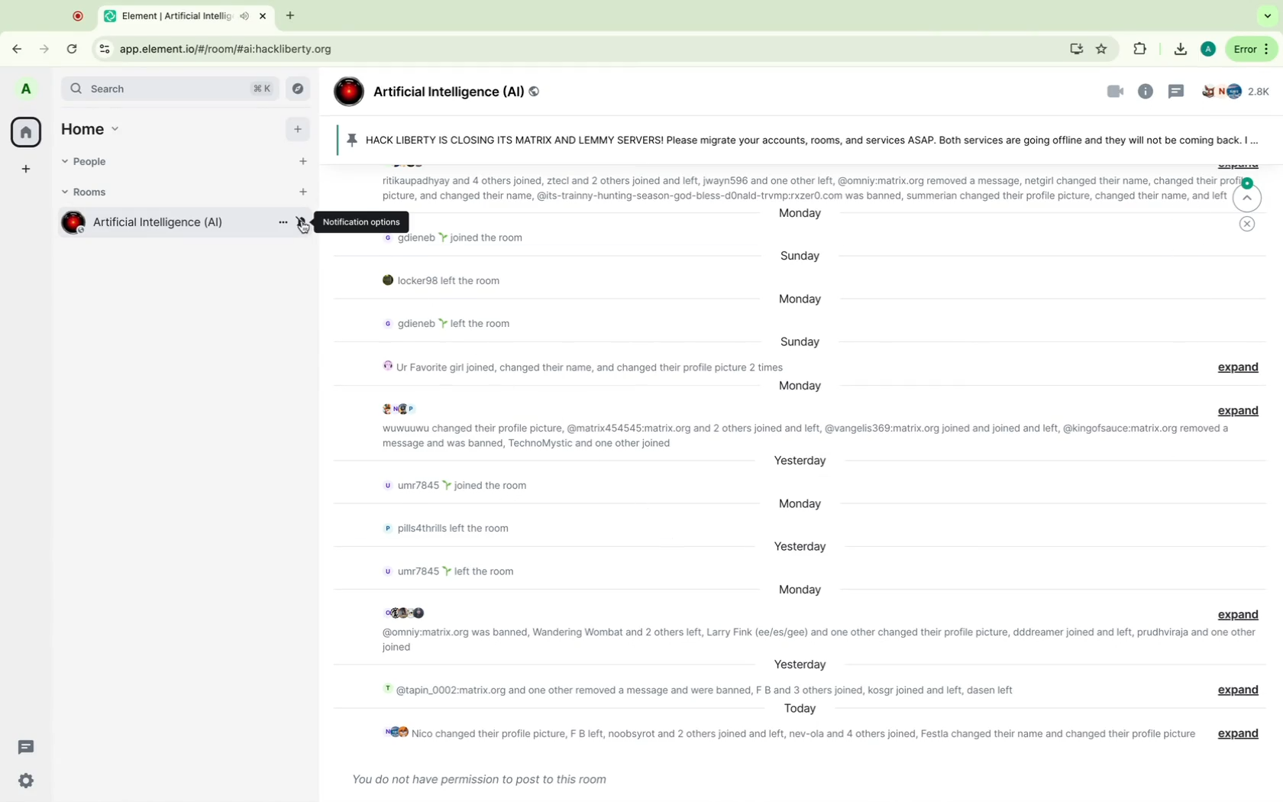 Image resolution: width=1283 pixels, height=802 pixels. What do you see at coordinates (178, 17) in the screenshot?
I see `tab` at bounding box center [178, 17].